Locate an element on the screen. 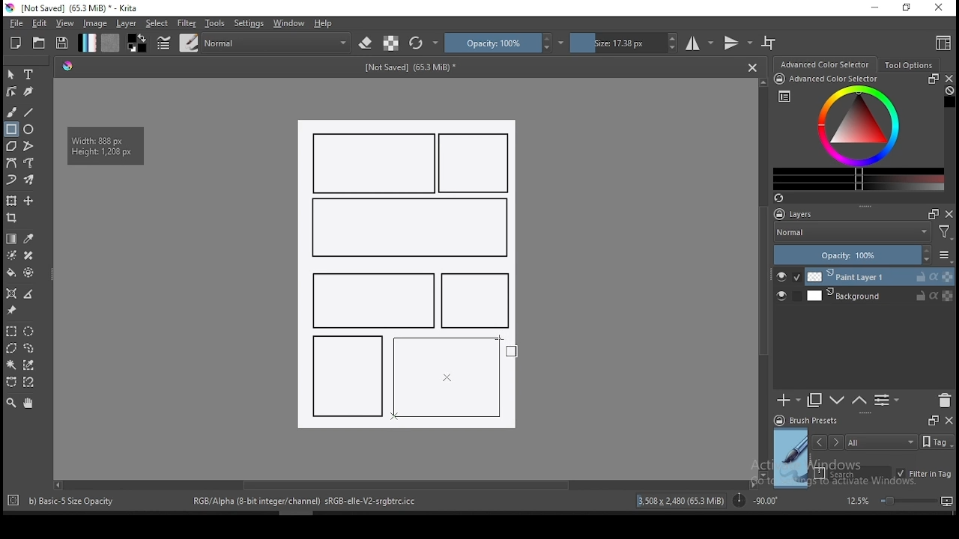 The image size is (959, 539). move a layer is located at coordinates (28, 201).